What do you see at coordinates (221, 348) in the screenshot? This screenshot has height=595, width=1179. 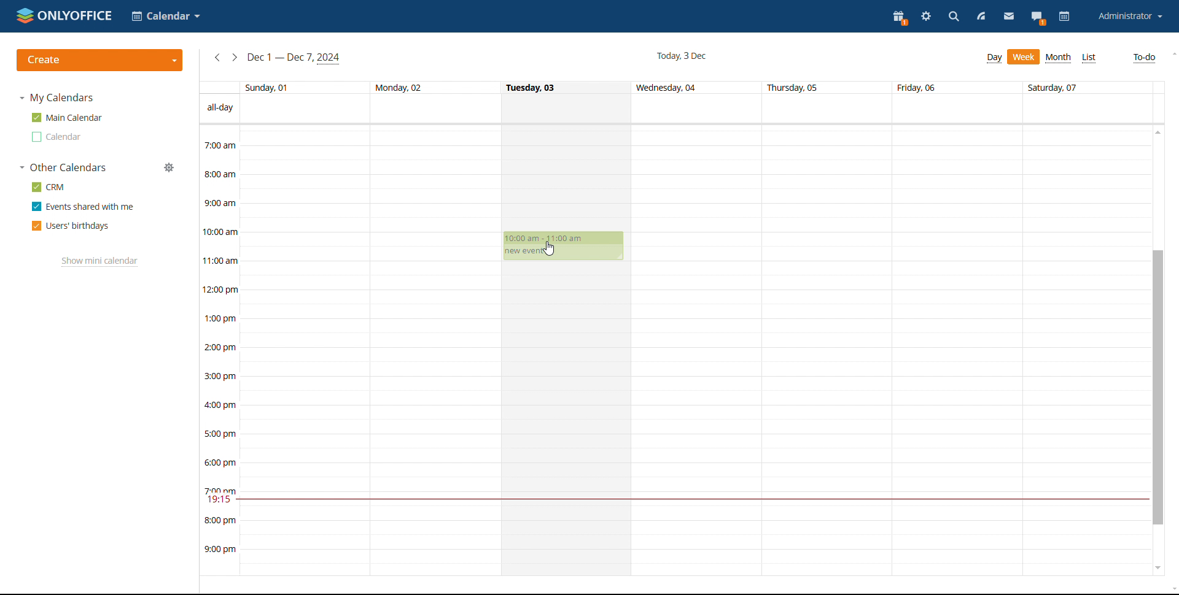 I see `2:00pm` at bounding box center [221, 348].